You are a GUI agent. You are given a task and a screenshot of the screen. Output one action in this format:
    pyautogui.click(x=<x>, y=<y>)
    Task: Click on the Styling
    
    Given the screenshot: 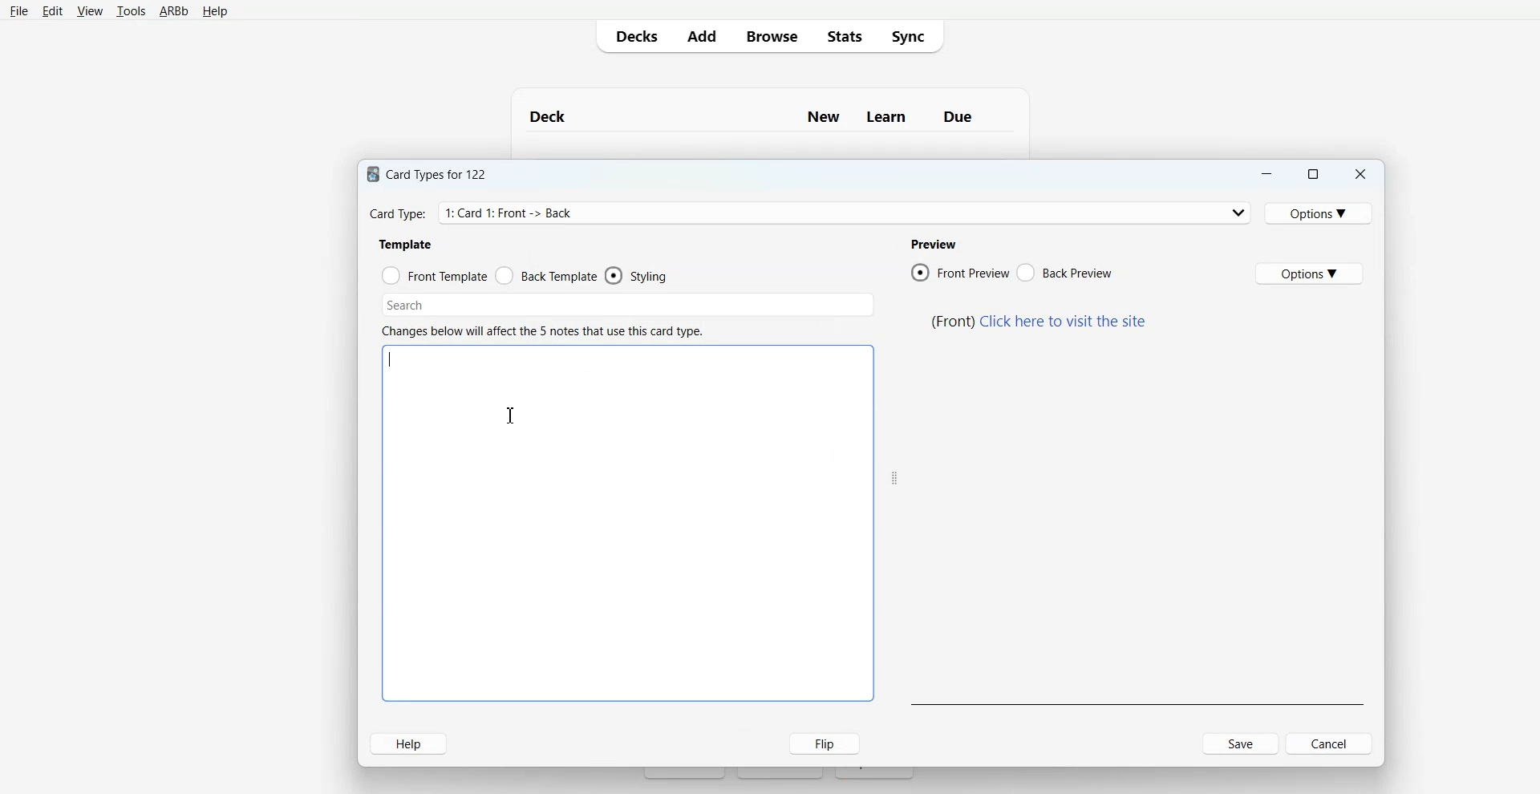 What is the action you would take?
    pyautogui.click(x=639, y=275)
    